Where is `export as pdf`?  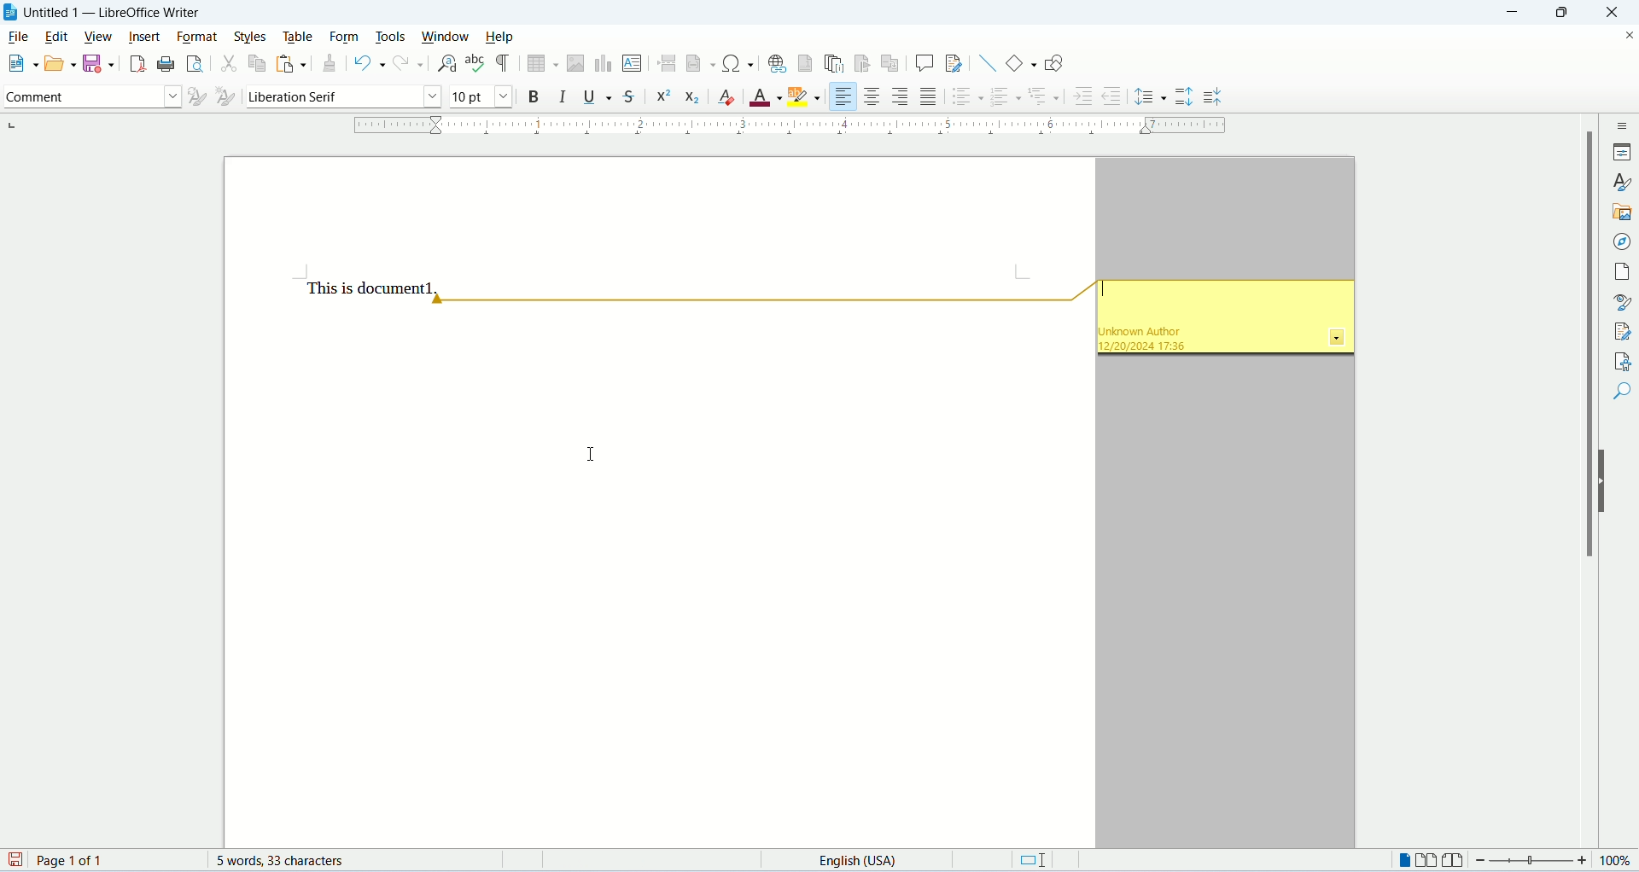
export as pdf is located at coordinates (136, 62).